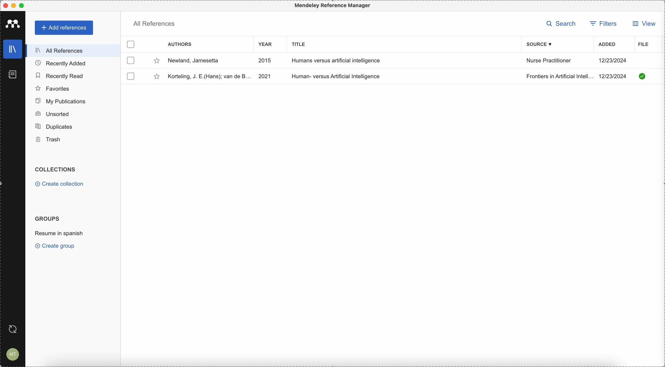 The height and width of the screenshot is (367, 665). I want to click on all references, so click(154, 23).